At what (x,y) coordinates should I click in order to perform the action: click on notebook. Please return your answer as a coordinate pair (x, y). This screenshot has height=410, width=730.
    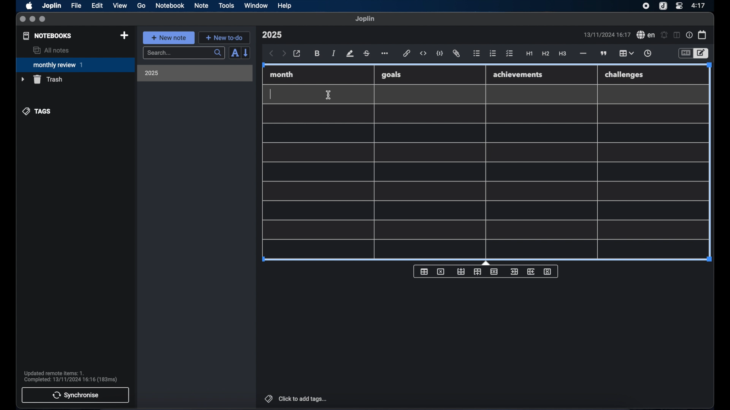
    Looking at the image, I should click on (170, 6).